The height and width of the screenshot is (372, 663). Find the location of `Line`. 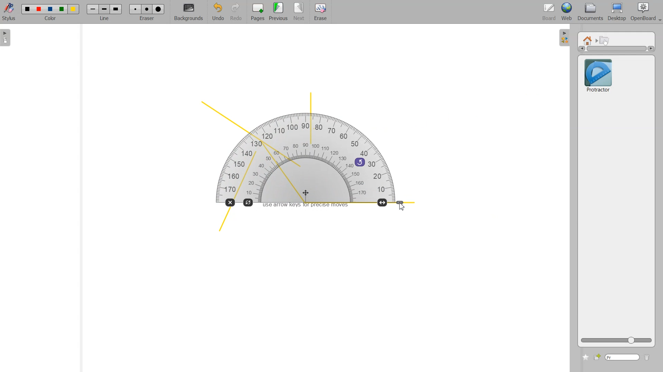

Line is located at coordinates (104, 9).